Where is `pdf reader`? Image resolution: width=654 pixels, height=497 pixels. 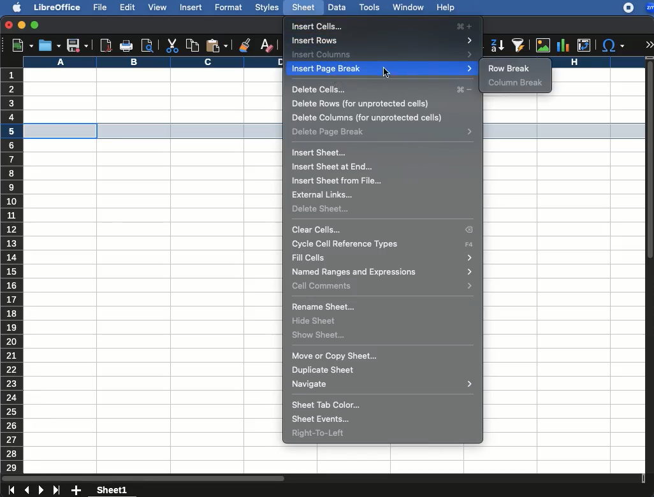
pdf reader is located at coordinates (105, 45).